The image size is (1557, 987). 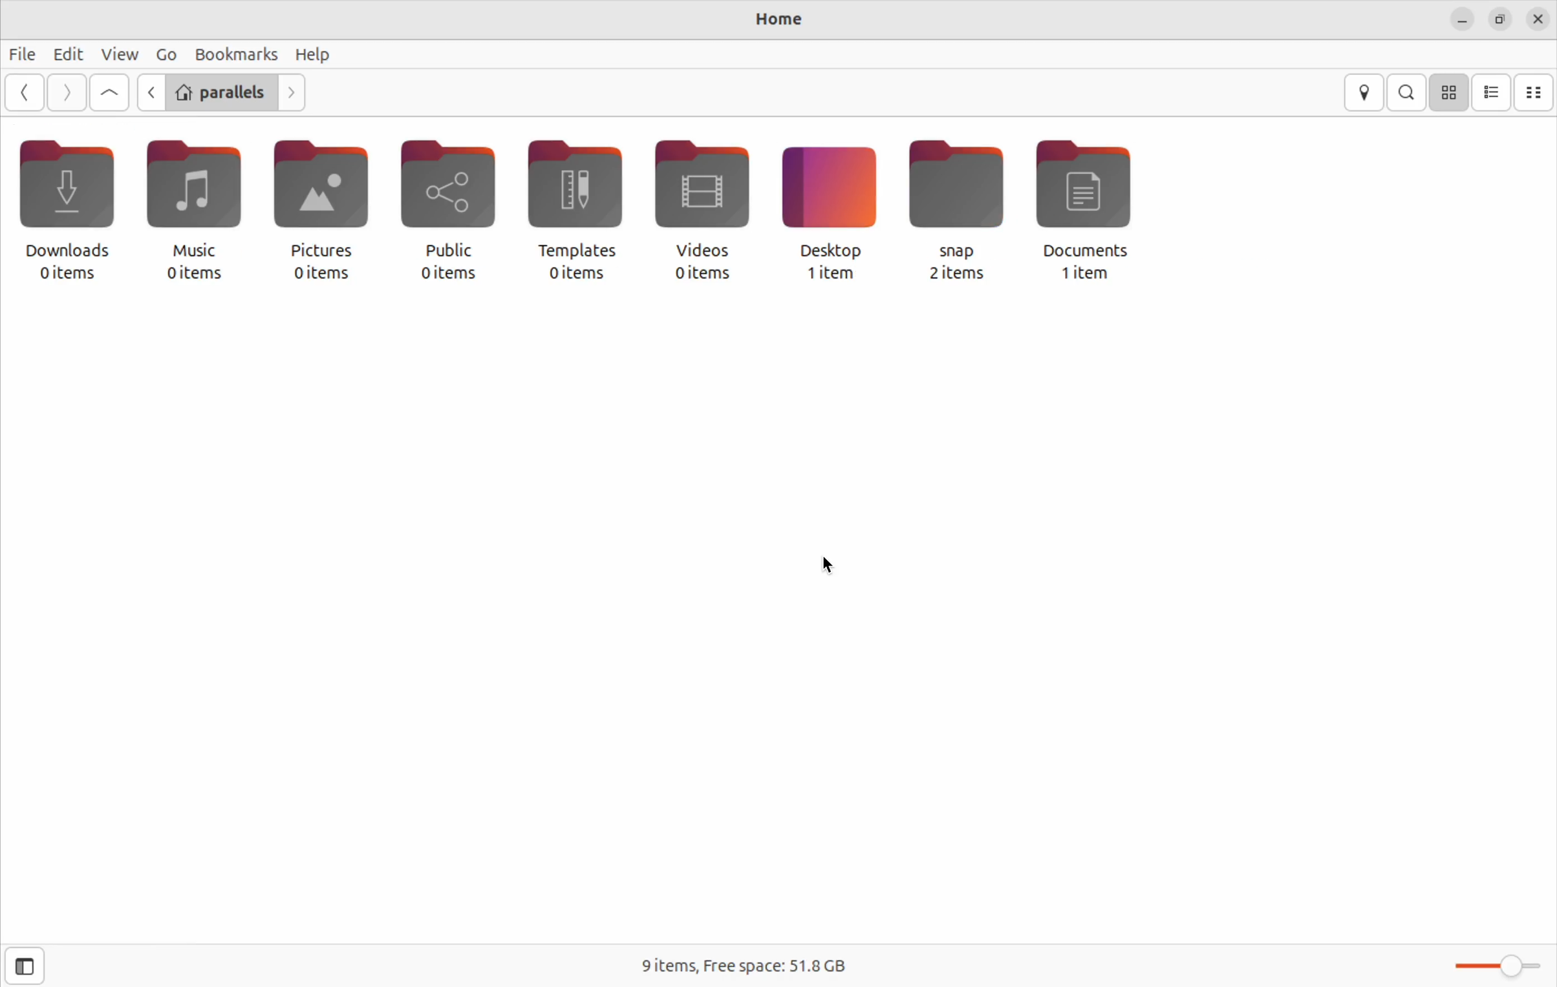 I want to click on music 0 items, so click(x=197, y=209).